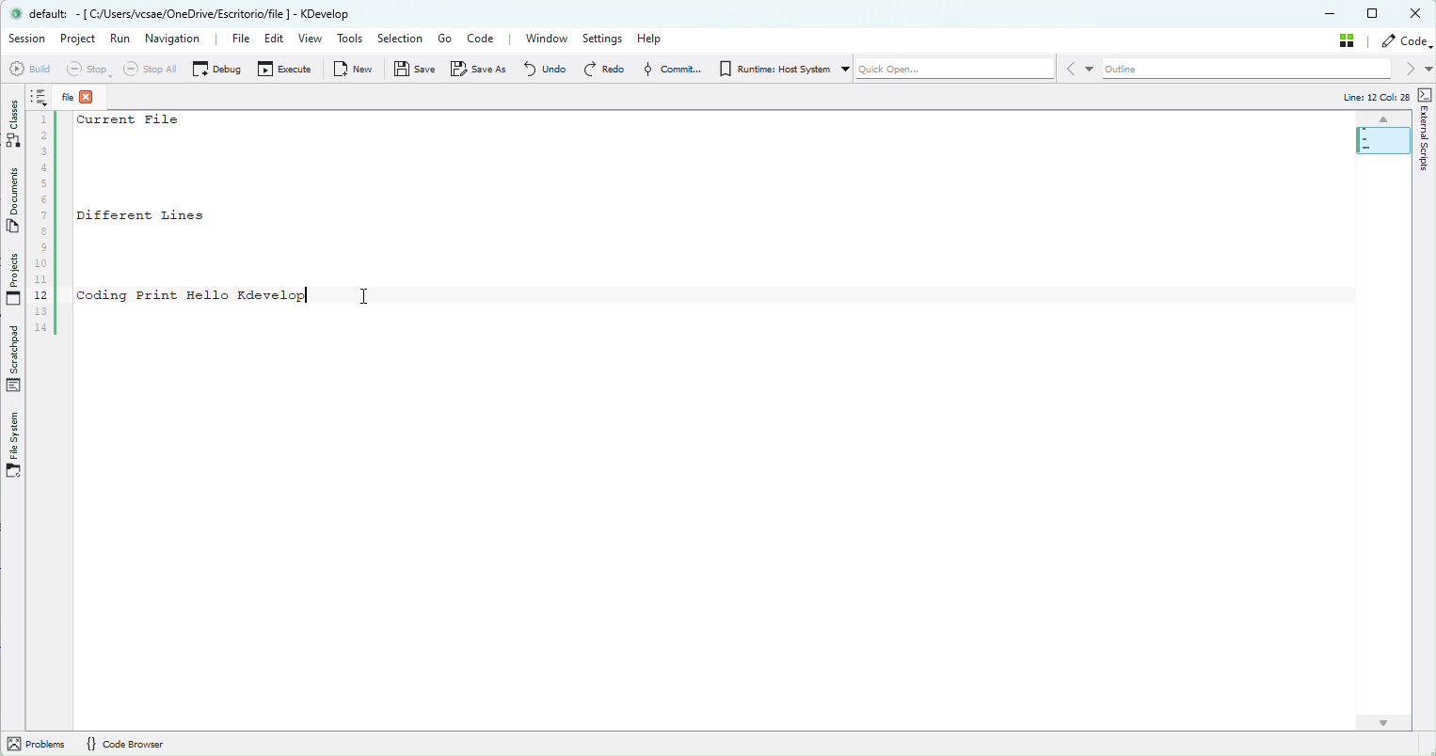 The height and width of the screenshot is (756, 1436). Describe the element at coordinates (14, 197) in the screenshot. I see `Documents` at that location.